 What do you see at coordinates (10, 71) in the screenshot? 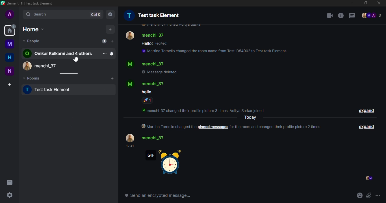
I see `new` at bounding box center [10, 71].